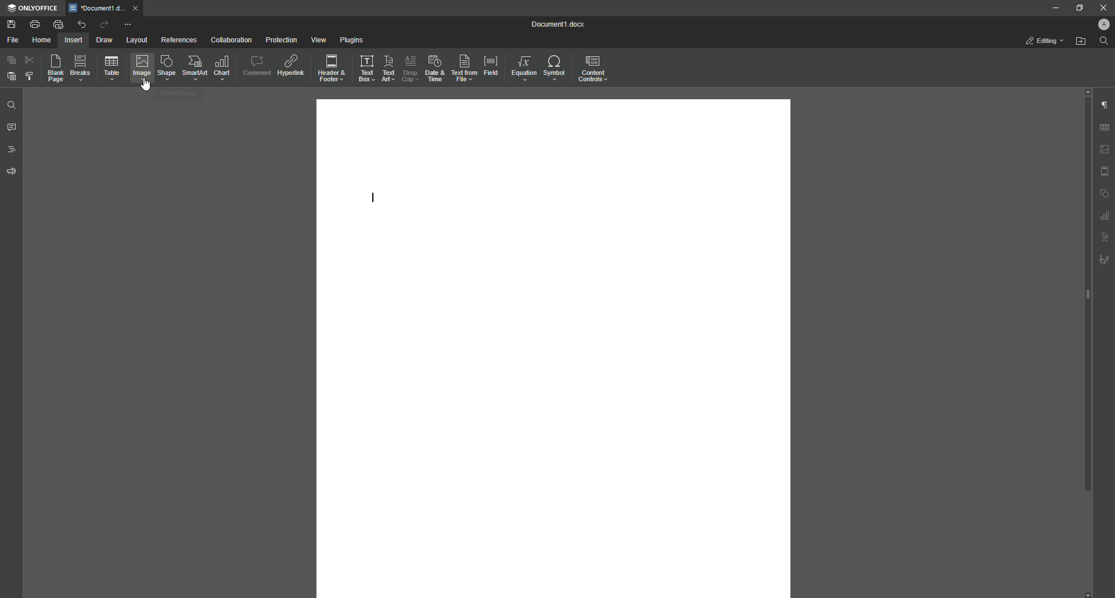  What do you see at coordinates (33, 6) in the screenshot?
I see `ONLYOFFICE` at bounding box center [33, 6].